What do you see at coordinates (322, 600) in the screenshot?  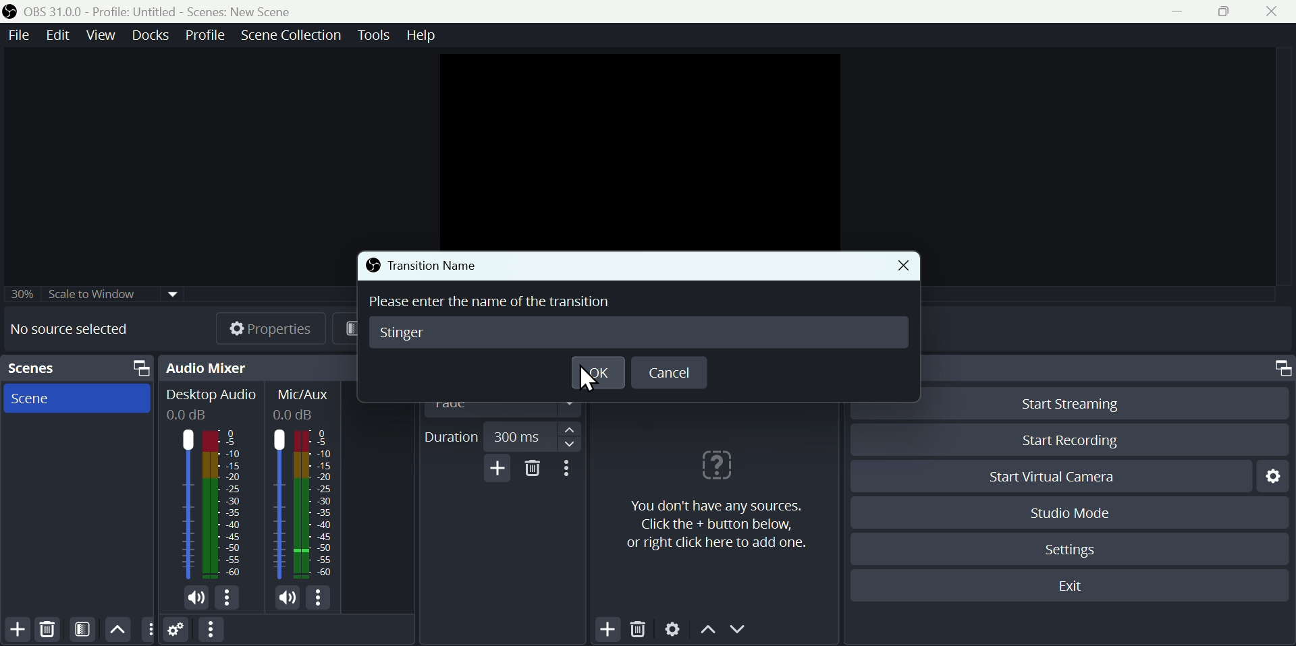 I see `more options` at bounding box center [322, 600].